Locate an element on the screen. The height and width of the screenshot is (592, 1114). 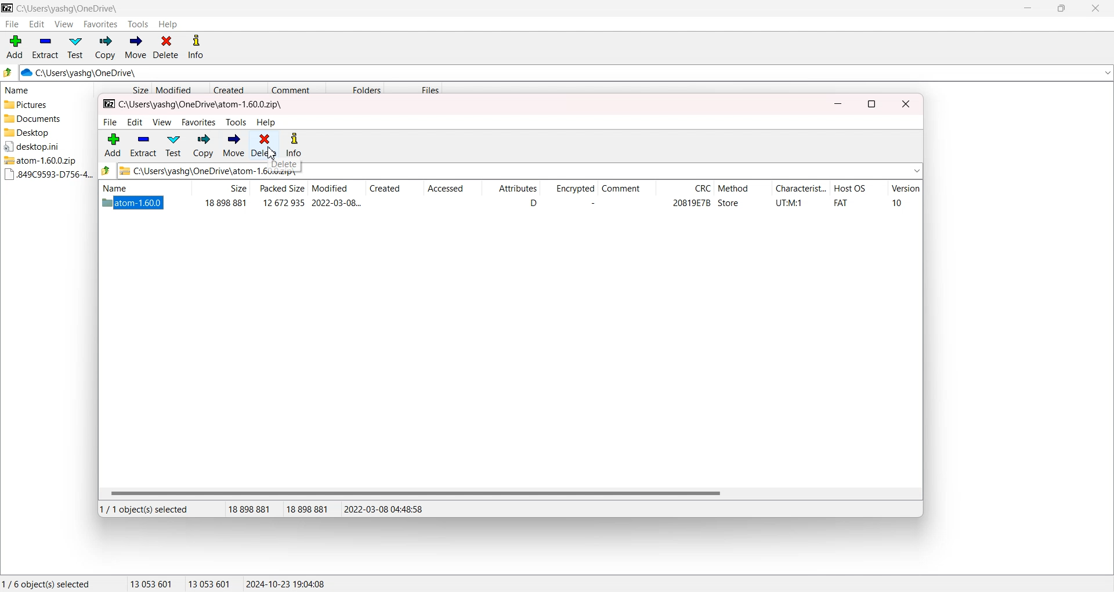
edit is located at coordinates (135, 122).